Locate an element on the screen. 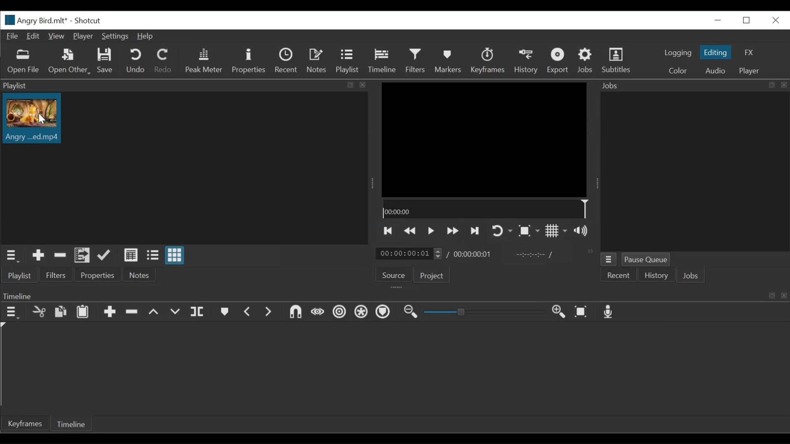  Close is located at coordinates (776, 20).